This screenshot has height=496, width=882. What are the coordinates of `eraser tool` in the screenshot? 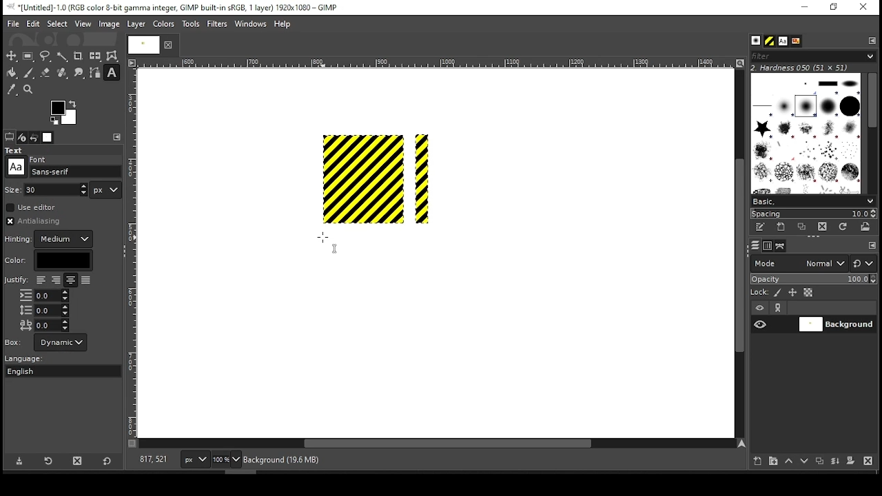 It's located at (45, 72).